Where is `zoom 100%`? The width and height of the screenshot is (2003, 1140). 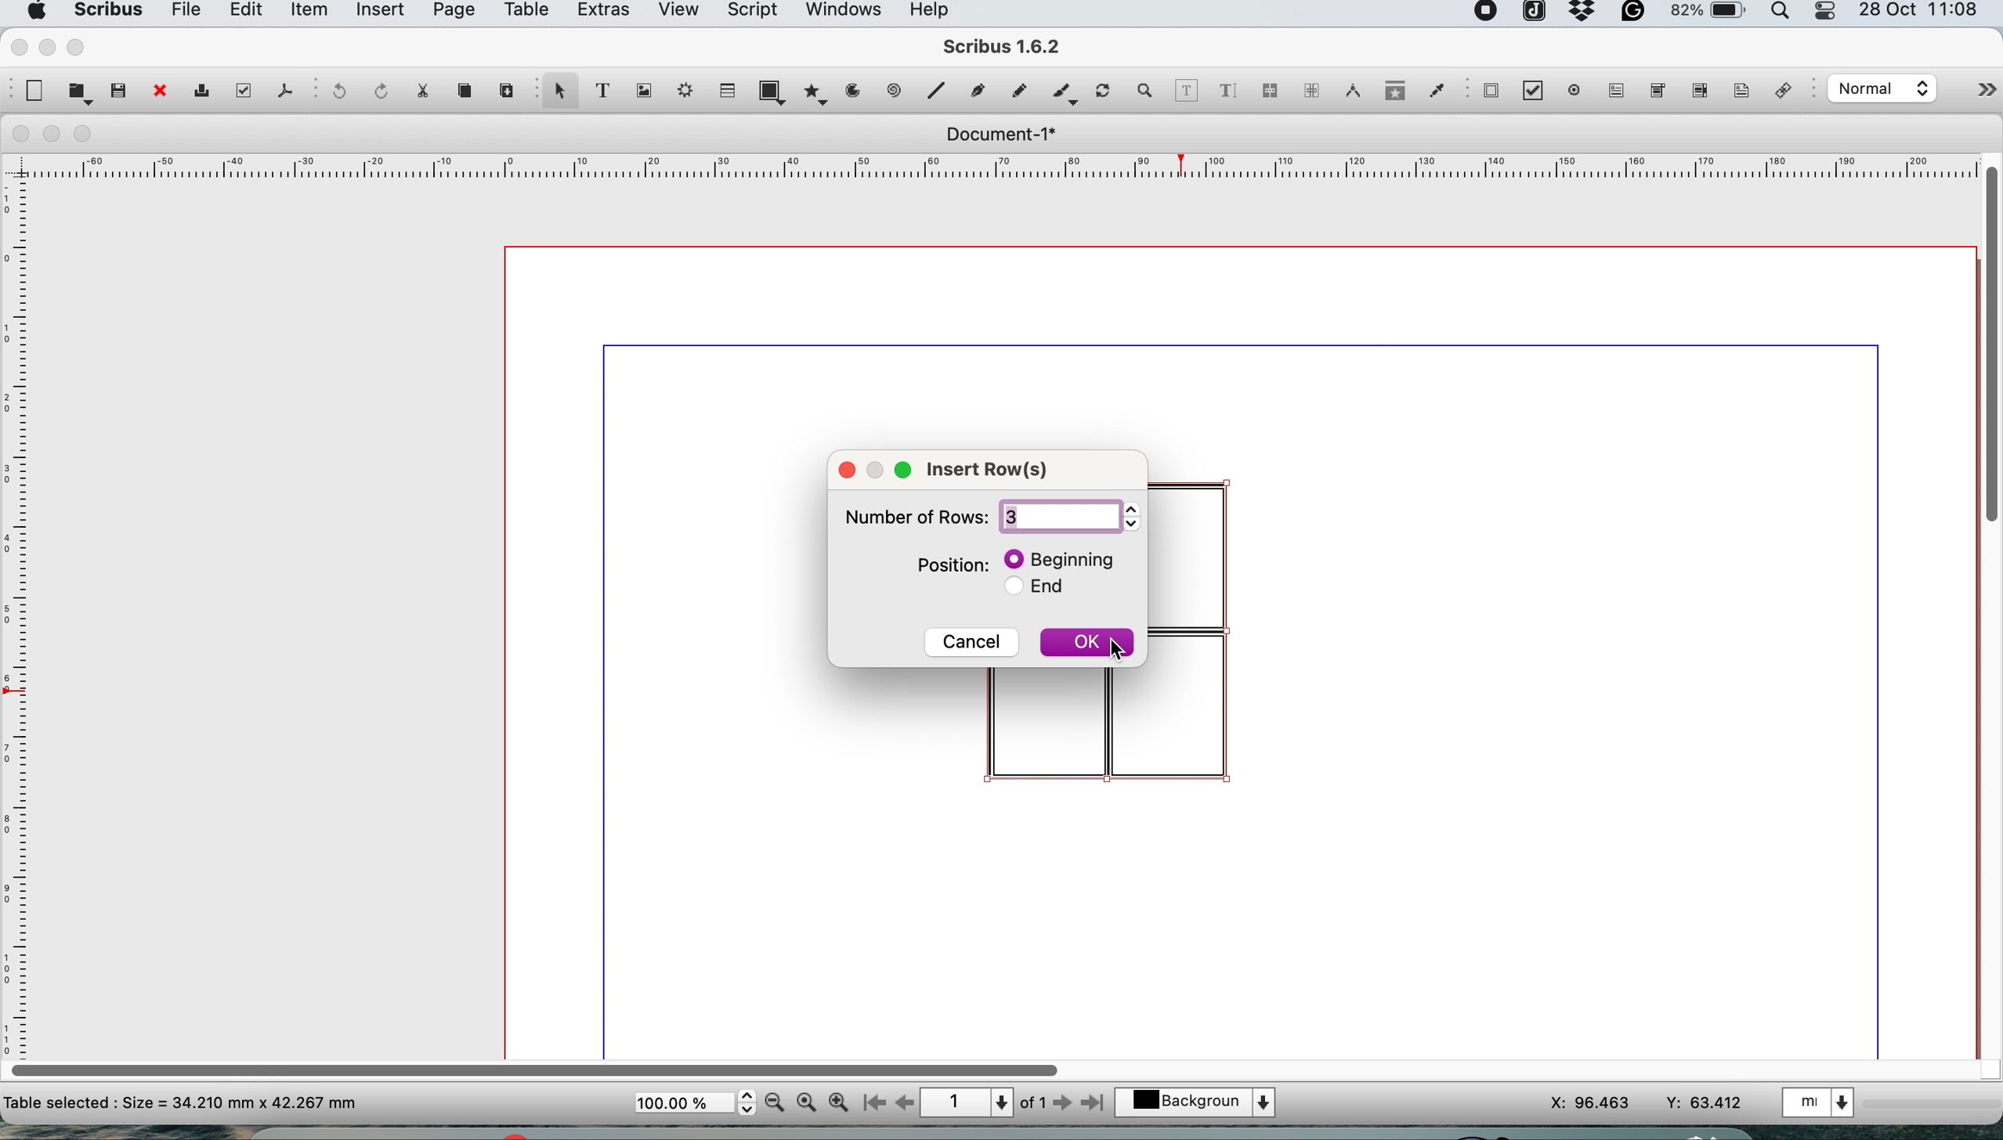 zoom 100% is located at coordinates (809, 1101).